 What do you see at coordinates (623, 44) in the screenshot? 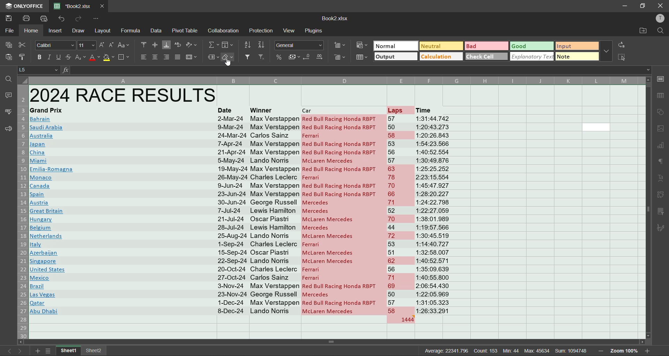
I see `replace` at bounding box center [623, 44].